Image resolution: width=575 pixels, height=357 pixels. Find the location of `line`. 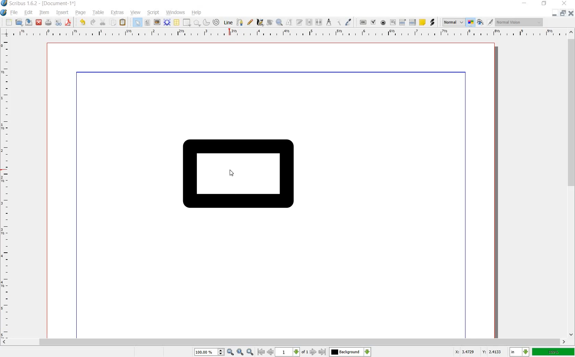

line is located at coordinates (228, 23).